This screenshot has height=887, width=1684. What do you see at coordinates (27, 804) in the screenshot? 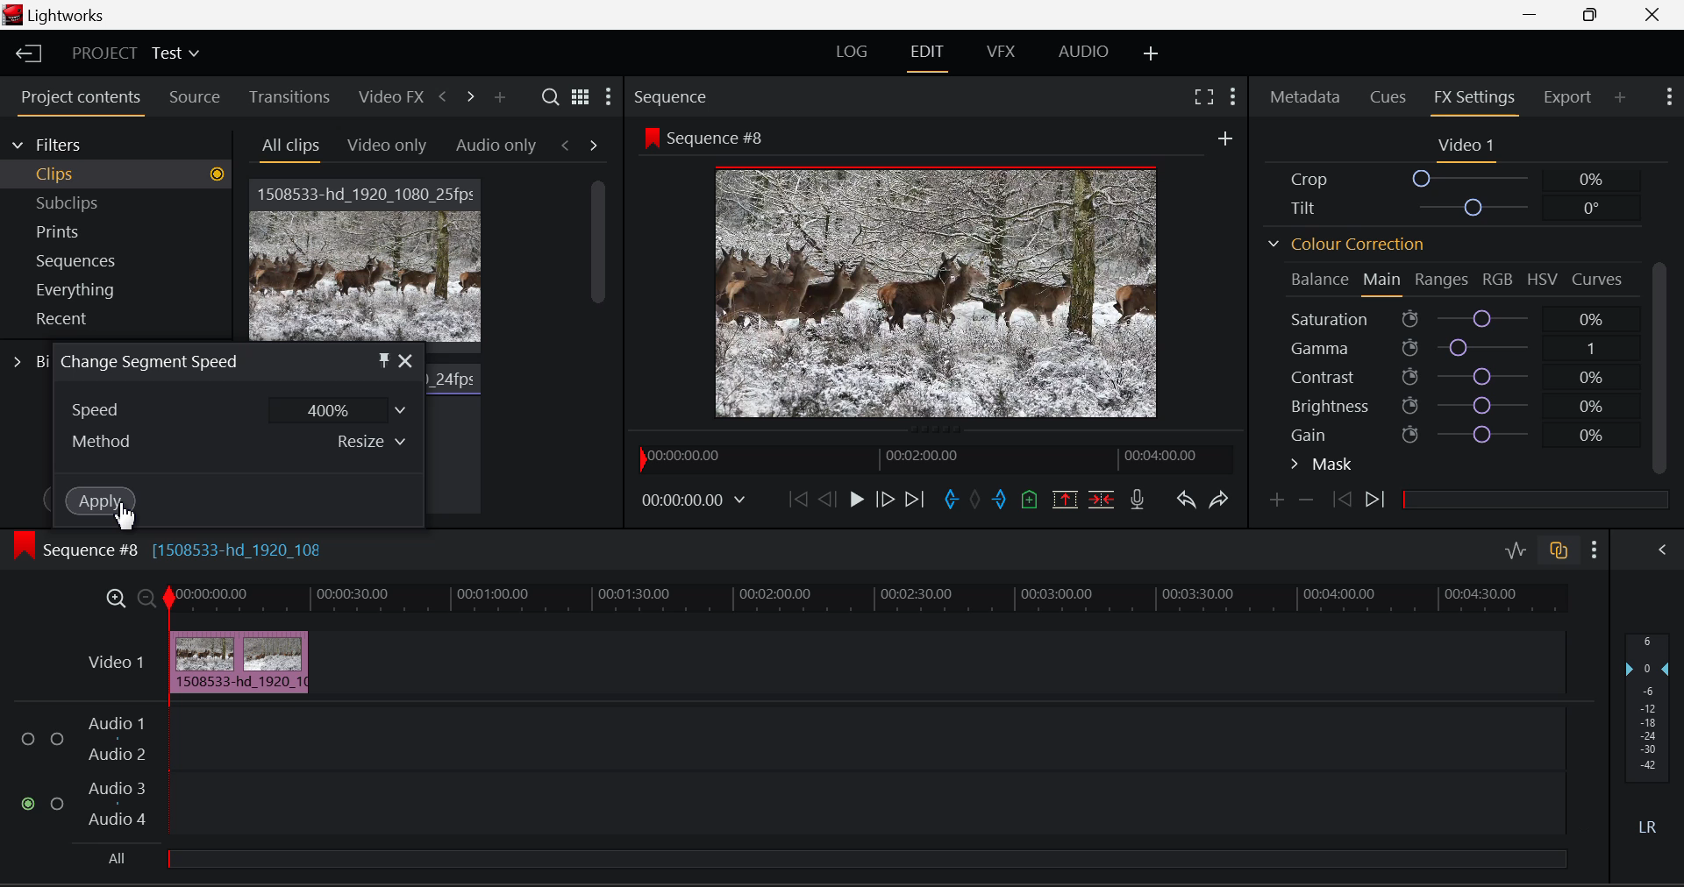
I see `Audio Input checkbox` at bounding box center [27, 804].